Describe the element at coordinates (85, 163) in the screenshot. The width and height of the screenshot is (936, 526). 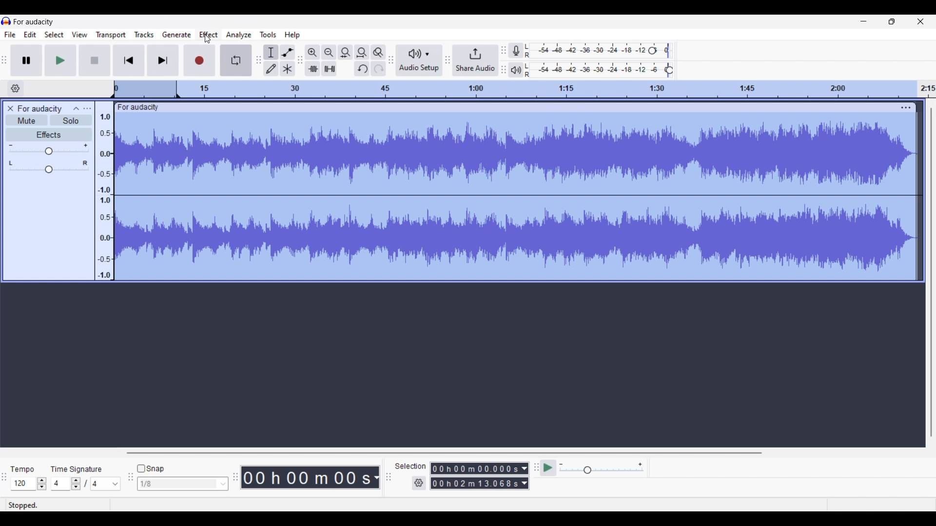
I see `Pan right` at that location.